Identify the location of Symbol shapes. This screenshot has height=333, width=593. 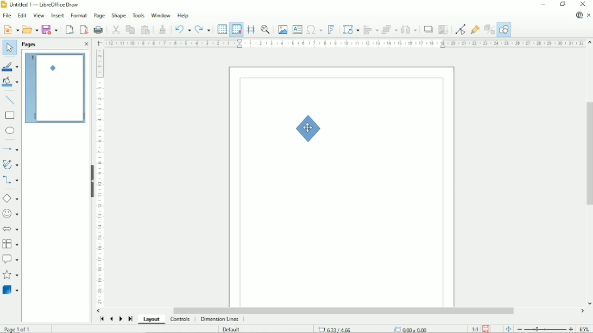
(11, 213).